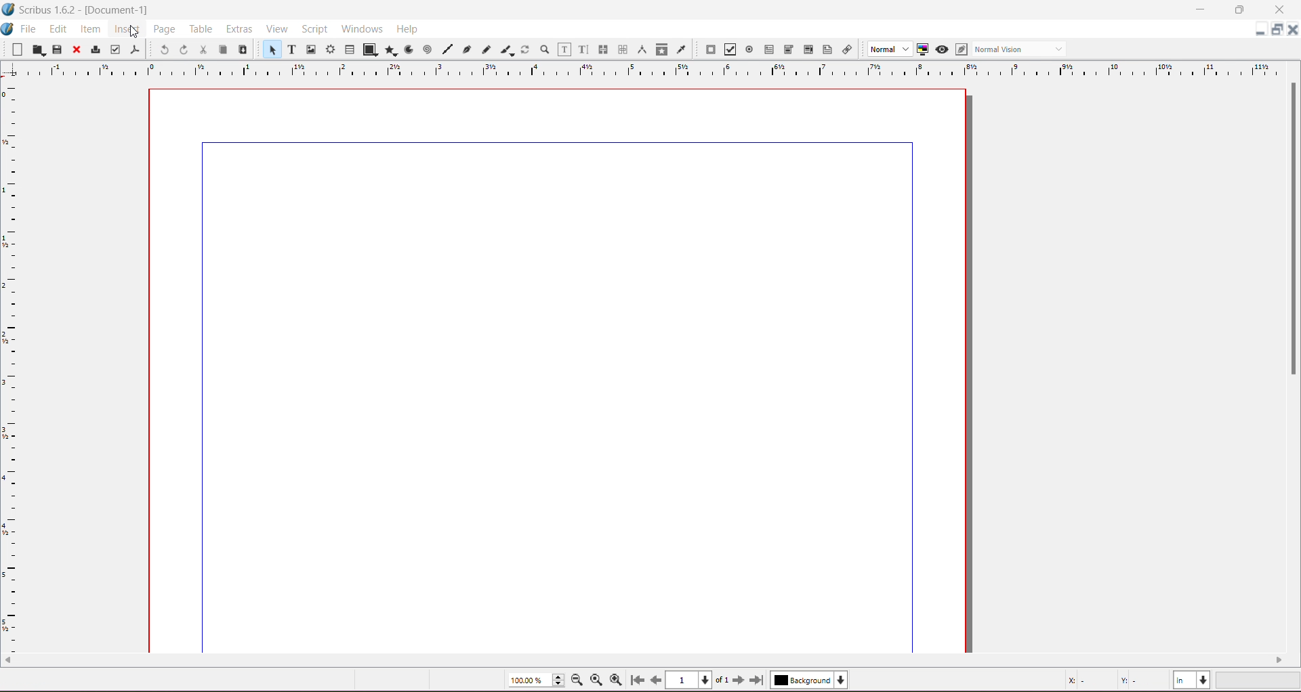 The image size is (1301, 692). Describe the element at coordinates (961, 49) in the screenshot. I see `Edit in Preview Mode` at that location.